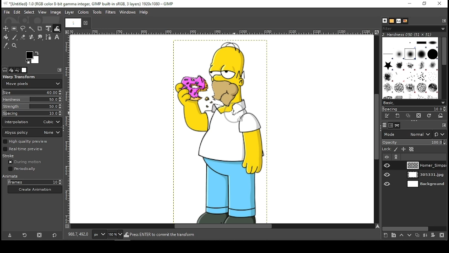  I want to click on filters, so click(110, 12).